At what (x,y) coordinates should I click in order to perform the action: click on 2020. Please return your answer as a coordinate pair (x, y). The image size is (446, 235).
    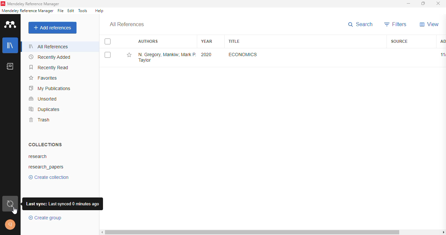
    Looking at the image, I should click on (207, 55).